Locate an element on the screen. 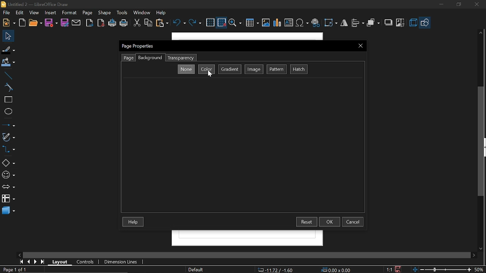 The image size is (486, 273). RectANGLE is located at coordinates (7, 100).